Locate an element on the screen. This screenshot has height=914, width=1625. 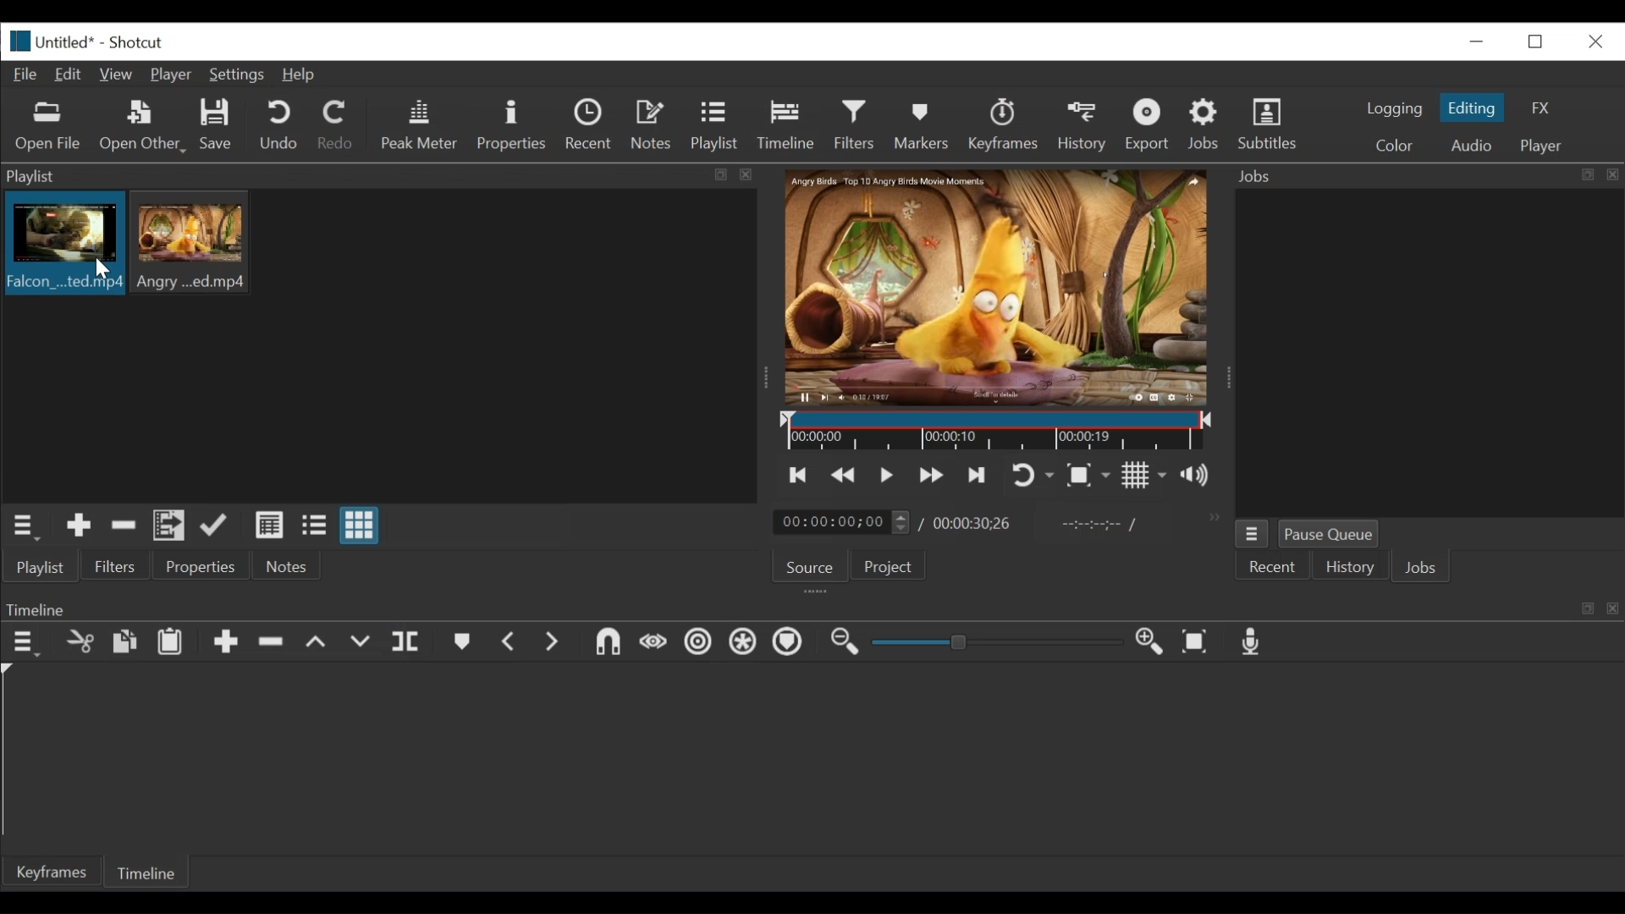
Source is located at coordinates (808, 570).